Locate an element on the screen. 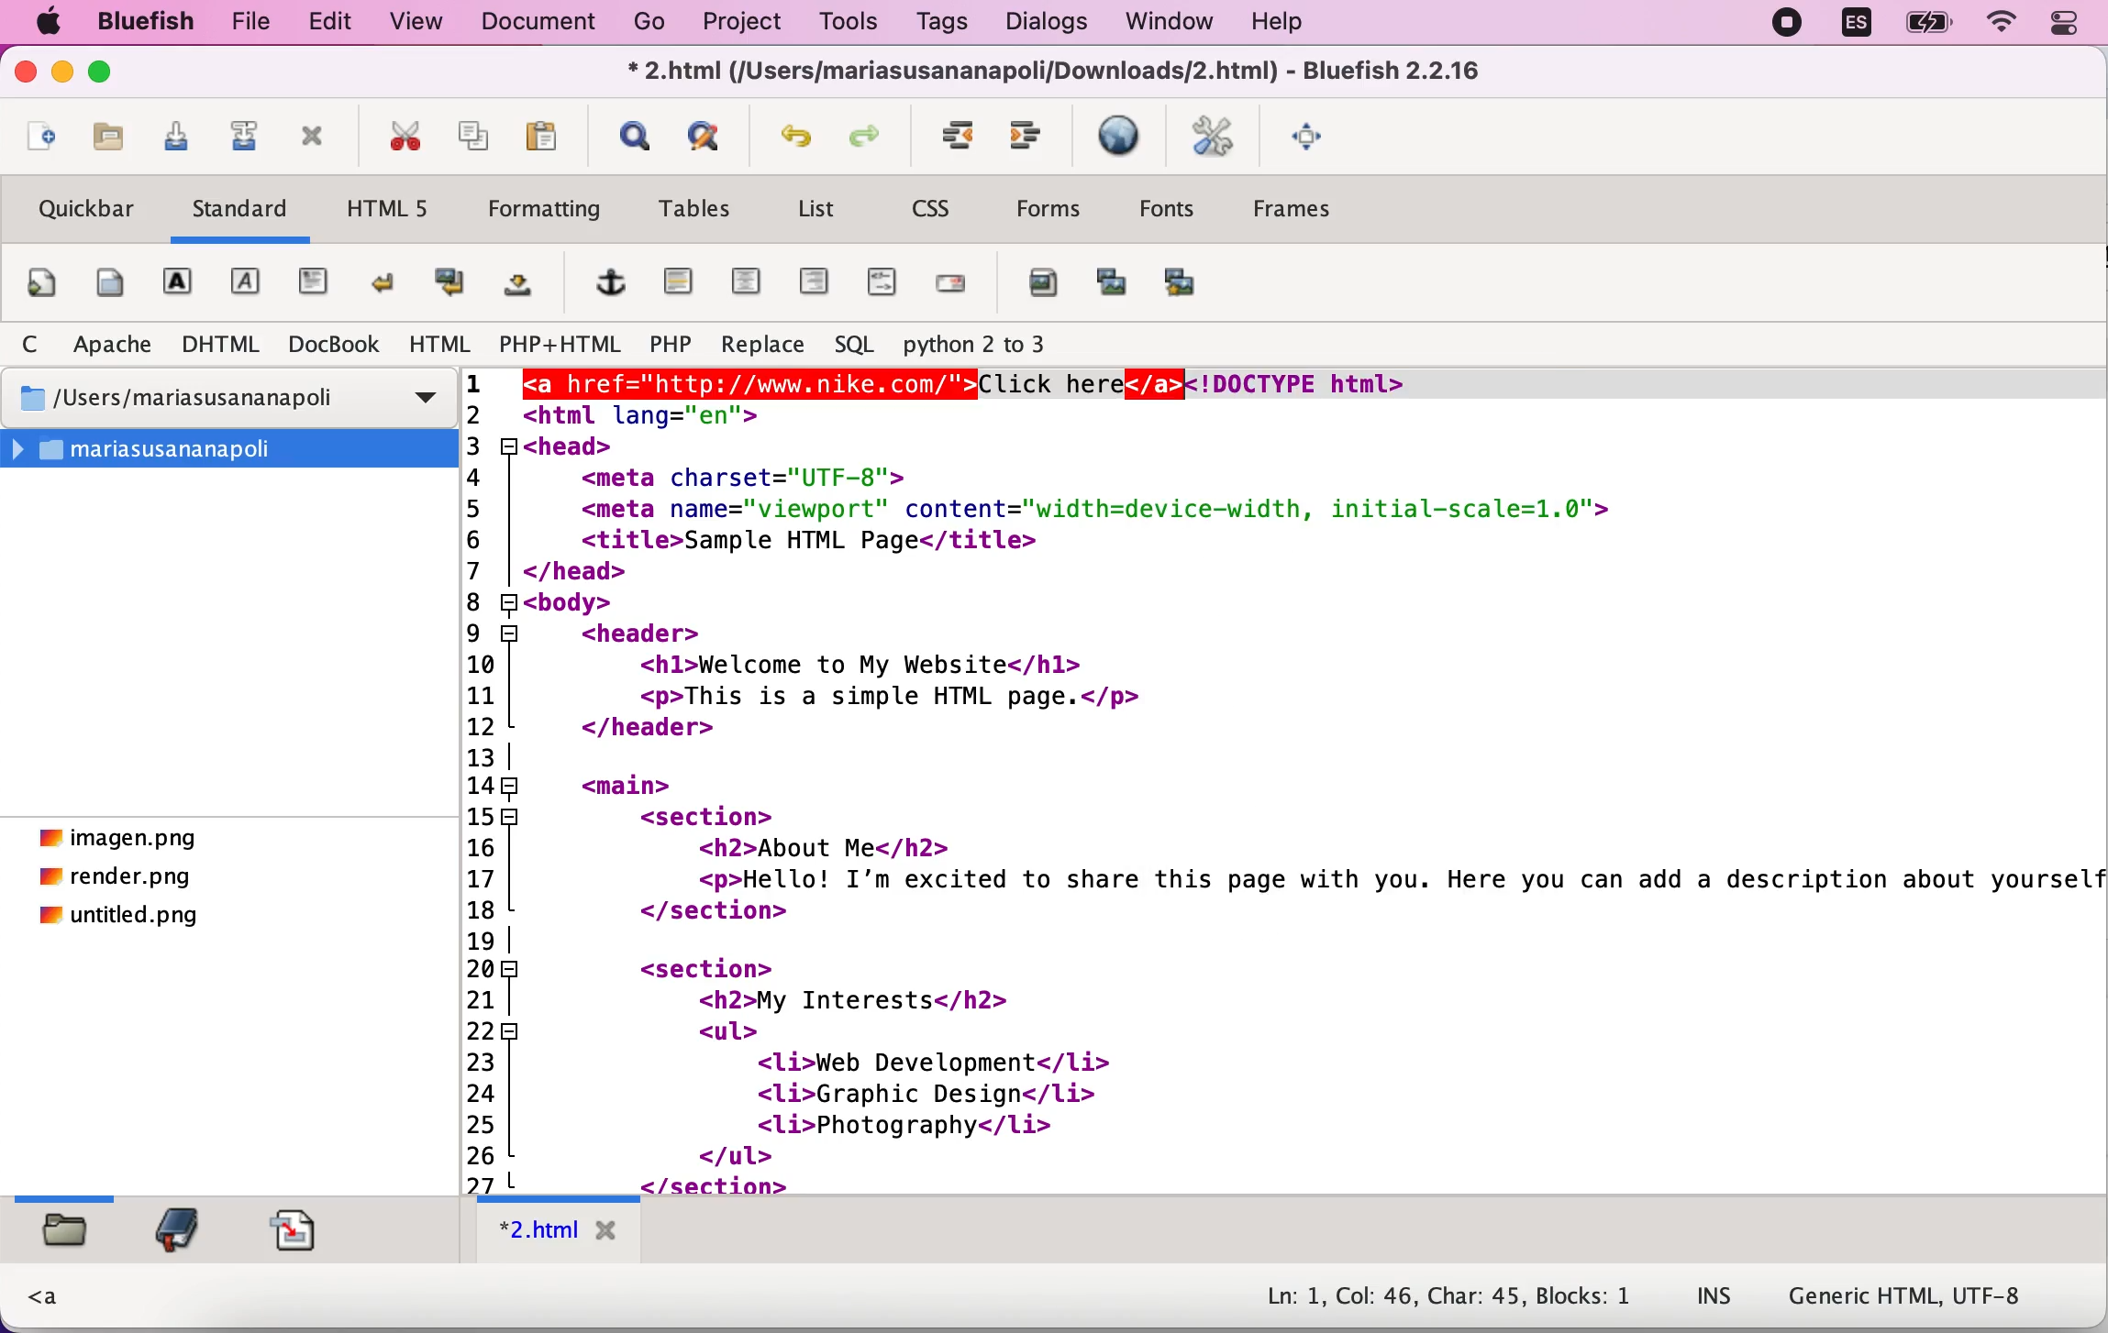 The height and width of the screenshot is (1333, 2108). open file is located at coordinates (111, 138).